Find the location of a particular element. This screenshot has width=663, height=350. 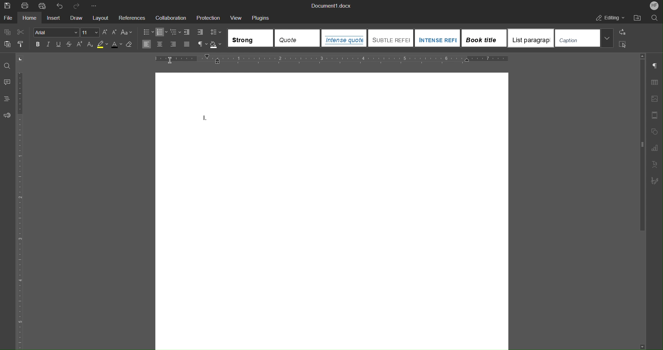

Shape Settings is located at coordinates (655, 132).